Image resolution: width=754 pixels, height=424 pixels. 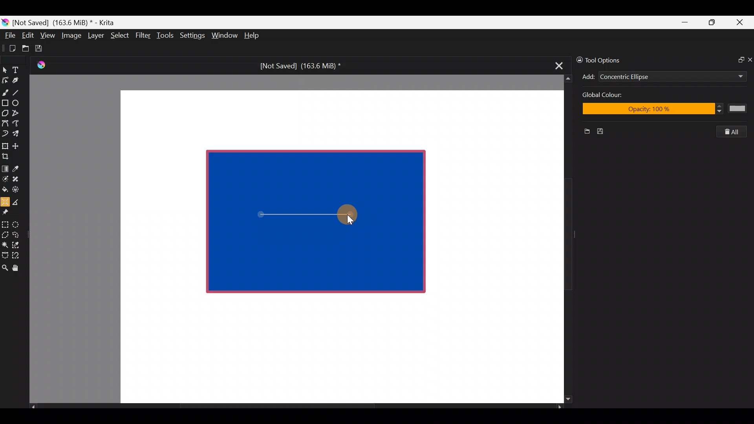 What do you see at coordinates (335, 246) in the screenshot?
I see `Canvas` at bounding box center [335, 246].